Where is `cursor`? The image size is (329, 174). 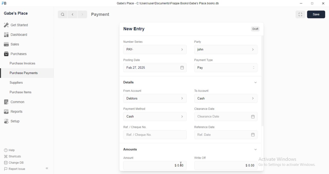 cursor is located at coordinates (182, 164).